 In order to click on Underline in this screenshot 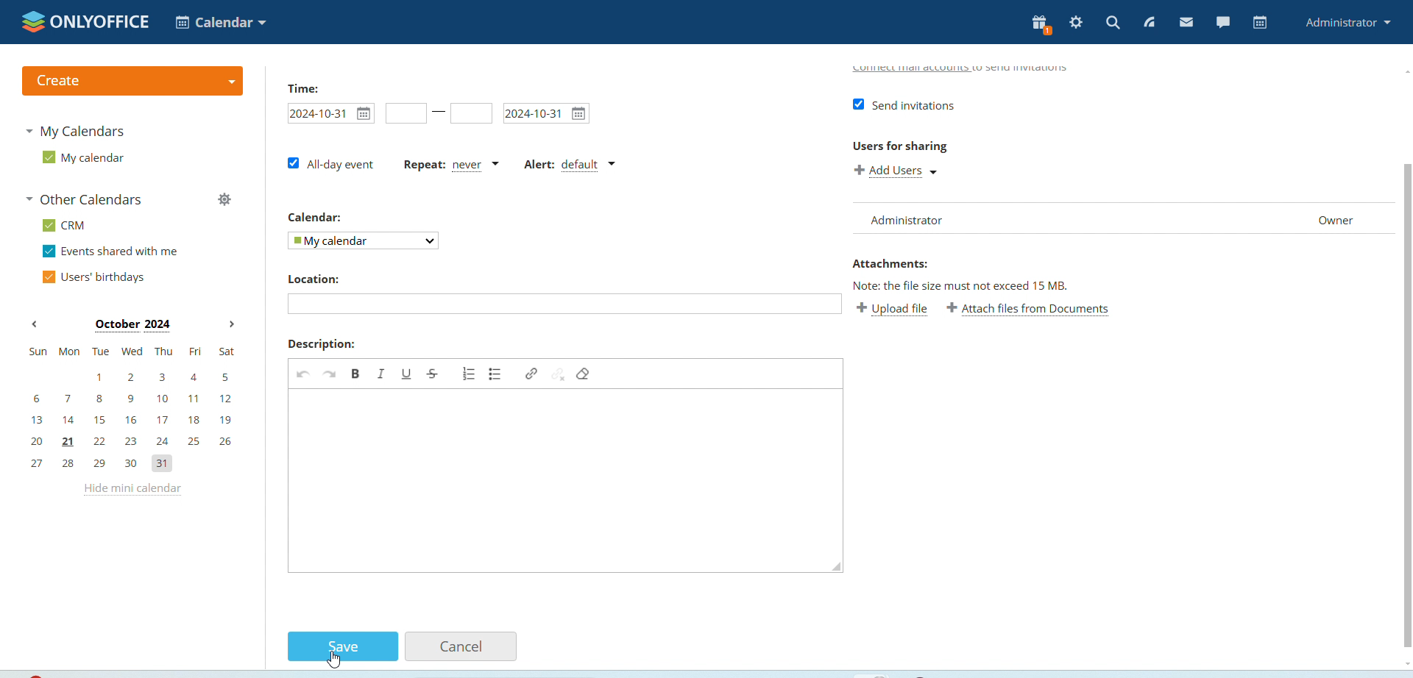, I will do `click(406, 372)`.